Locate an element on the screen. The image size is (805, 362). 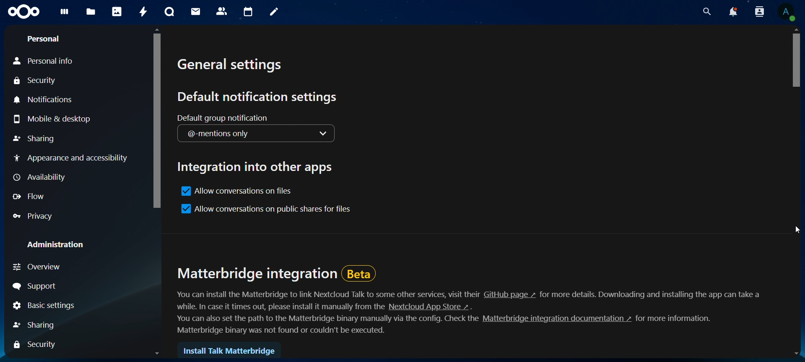
vertical scroll bar is located at coordinates (154, 122).